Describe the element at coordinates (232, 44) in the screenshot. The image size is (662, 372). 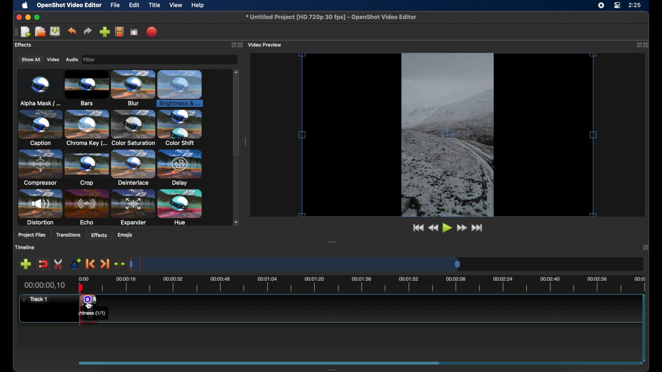
I see `expand` at that location.